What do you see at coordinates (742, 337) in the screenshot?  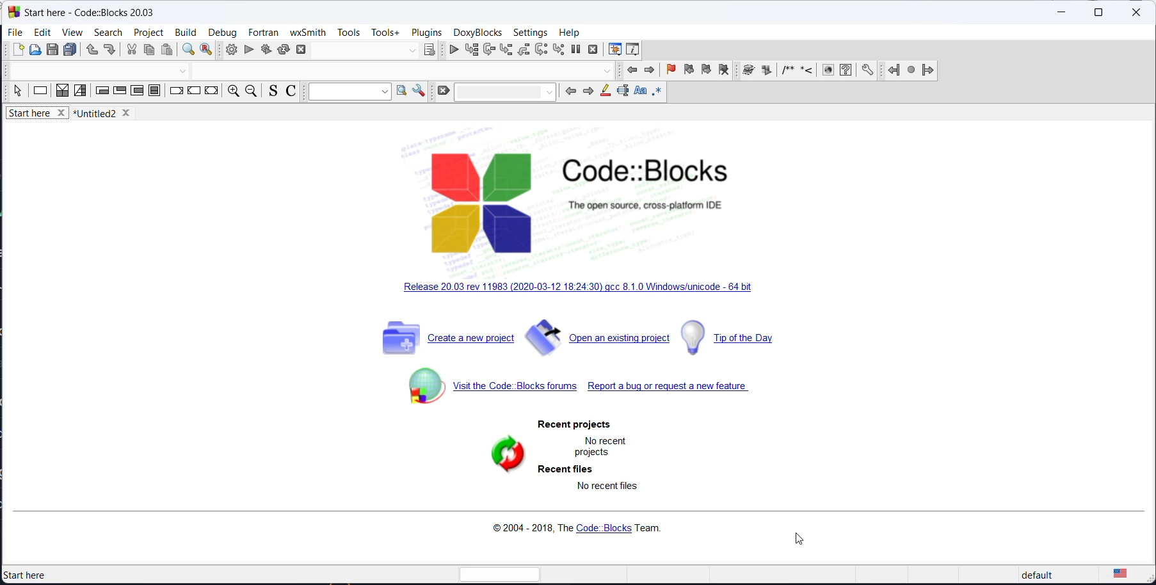 I see `tip of the day` at bounding box center [742, 337].